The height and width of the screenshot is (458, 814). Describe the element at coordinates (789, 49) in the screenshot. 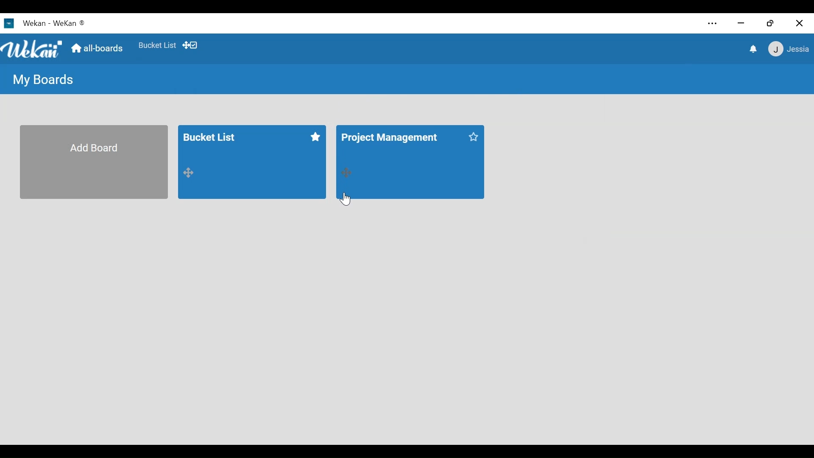

I see `Member Settings` at that location.